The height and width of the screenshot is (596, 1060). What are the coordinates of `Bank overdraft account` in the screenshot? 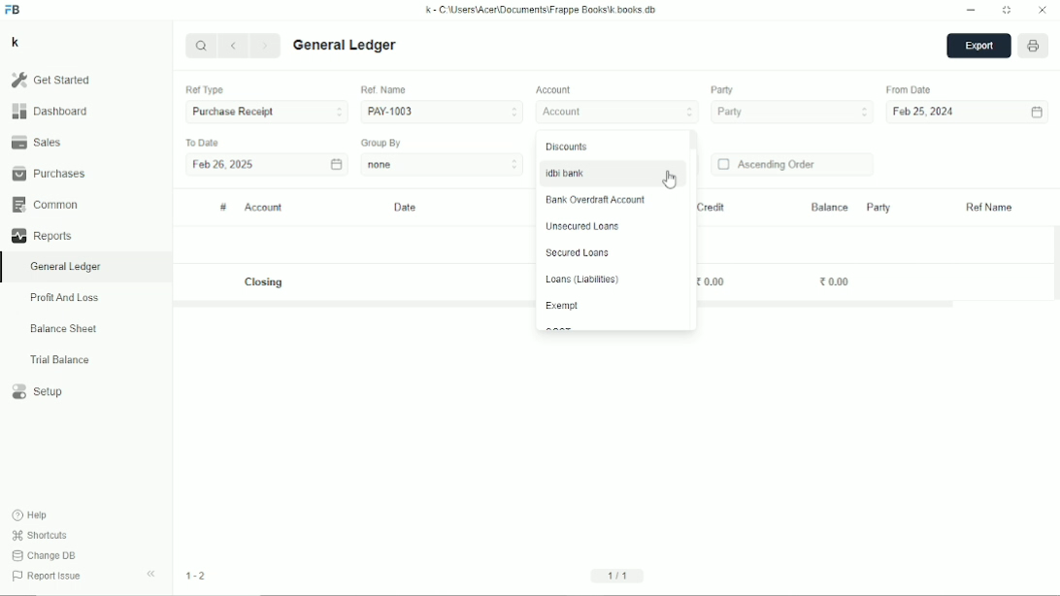 It's located at (598, 200).